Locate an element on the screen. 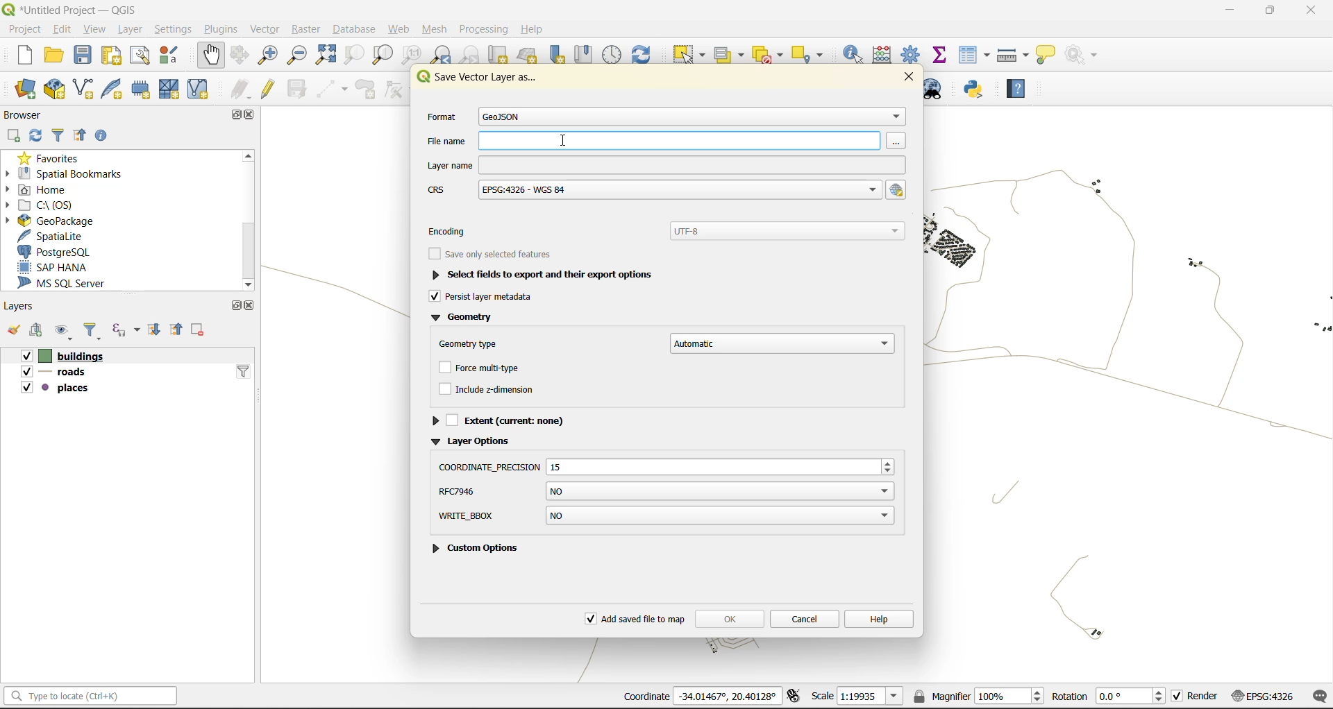 The width and height of the screenshot is (1333, 709). force multitype is located at coordinates (482, 369).